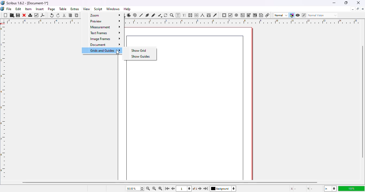 This screenshot has width=365, height=192. I want to click on text annotation, so click(261, 15).